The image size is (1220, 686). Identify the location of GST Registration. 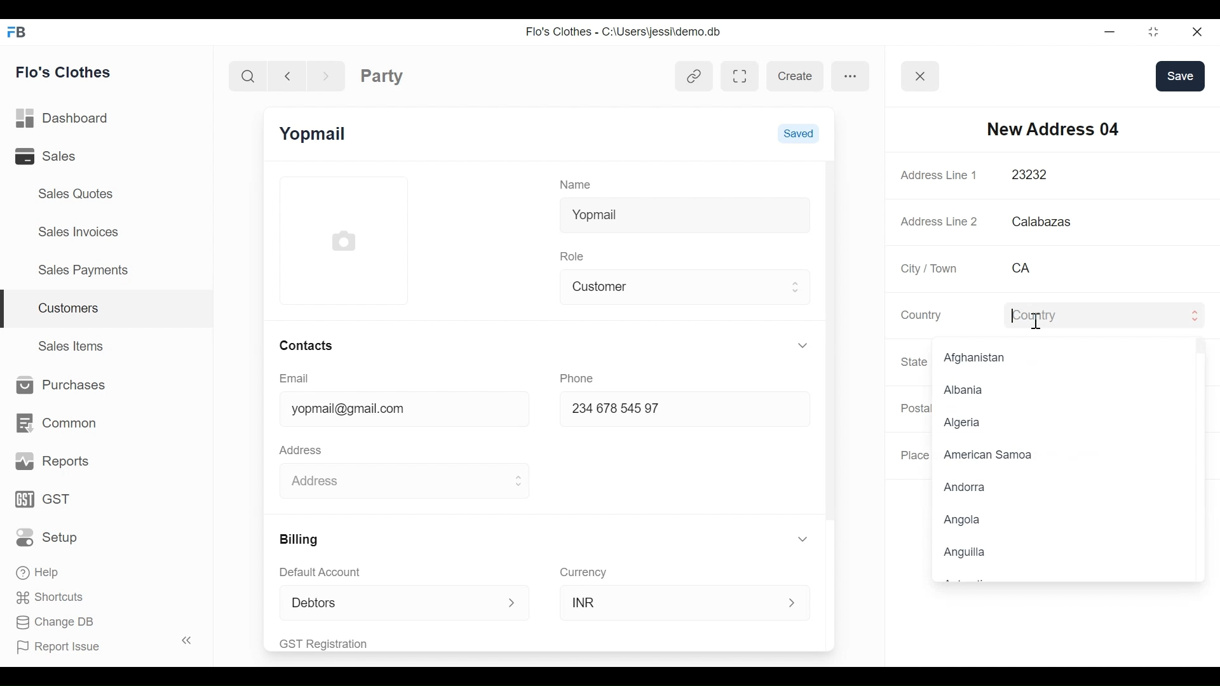
(339, 643).